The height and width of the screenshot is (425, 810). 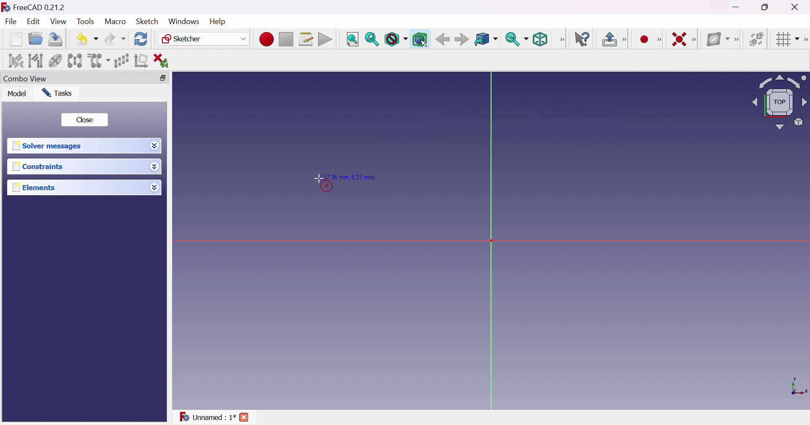 I want to click on Sketch, so click(x=148, y=21).